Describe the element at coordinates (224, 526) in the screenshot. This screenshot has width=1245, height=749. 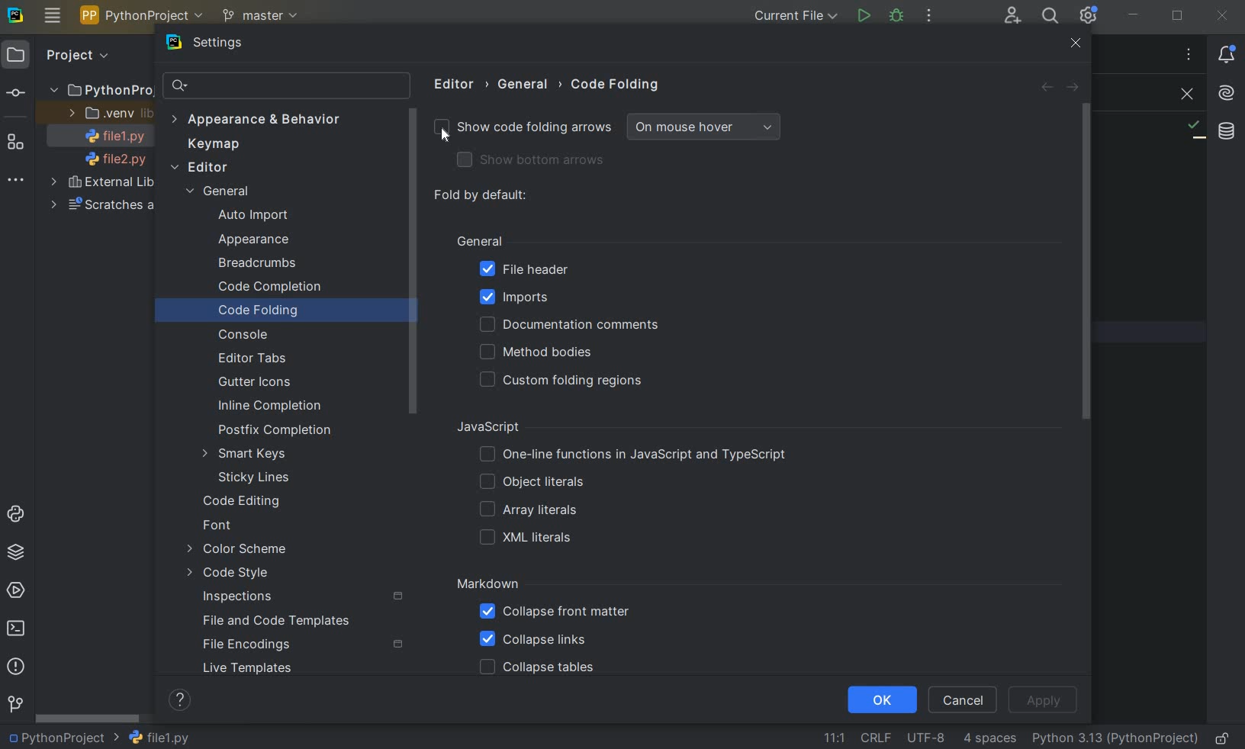
I see `FONT` at that location.